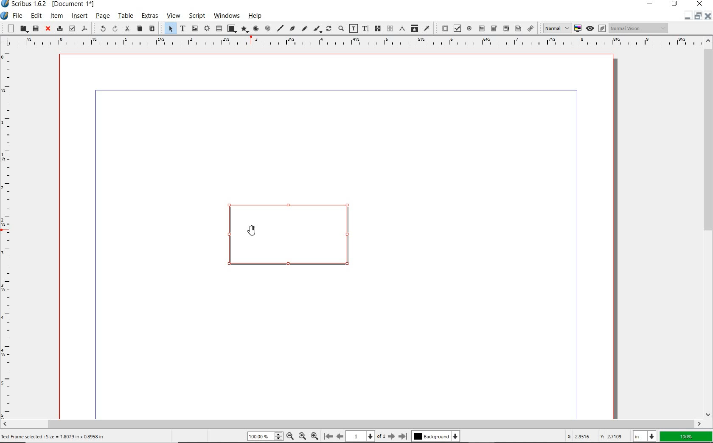 The height and width of the screenshot is (443, 713). I want to click on Previous Page, so click(340, 437).